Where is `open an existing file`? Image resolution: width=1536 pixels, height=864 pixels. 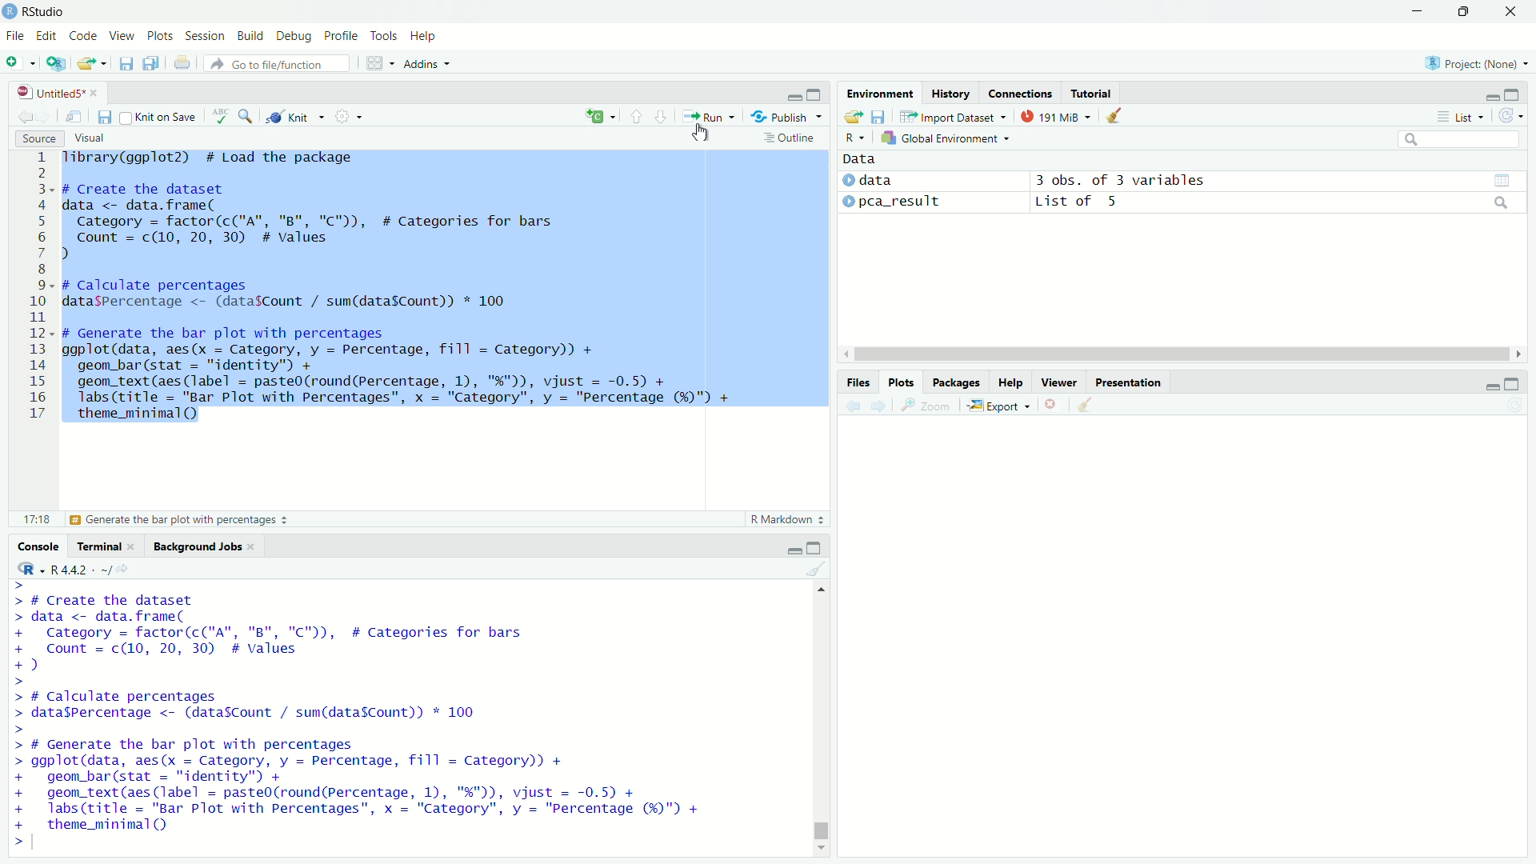
open an existing file is located at coordinates (91, 63).